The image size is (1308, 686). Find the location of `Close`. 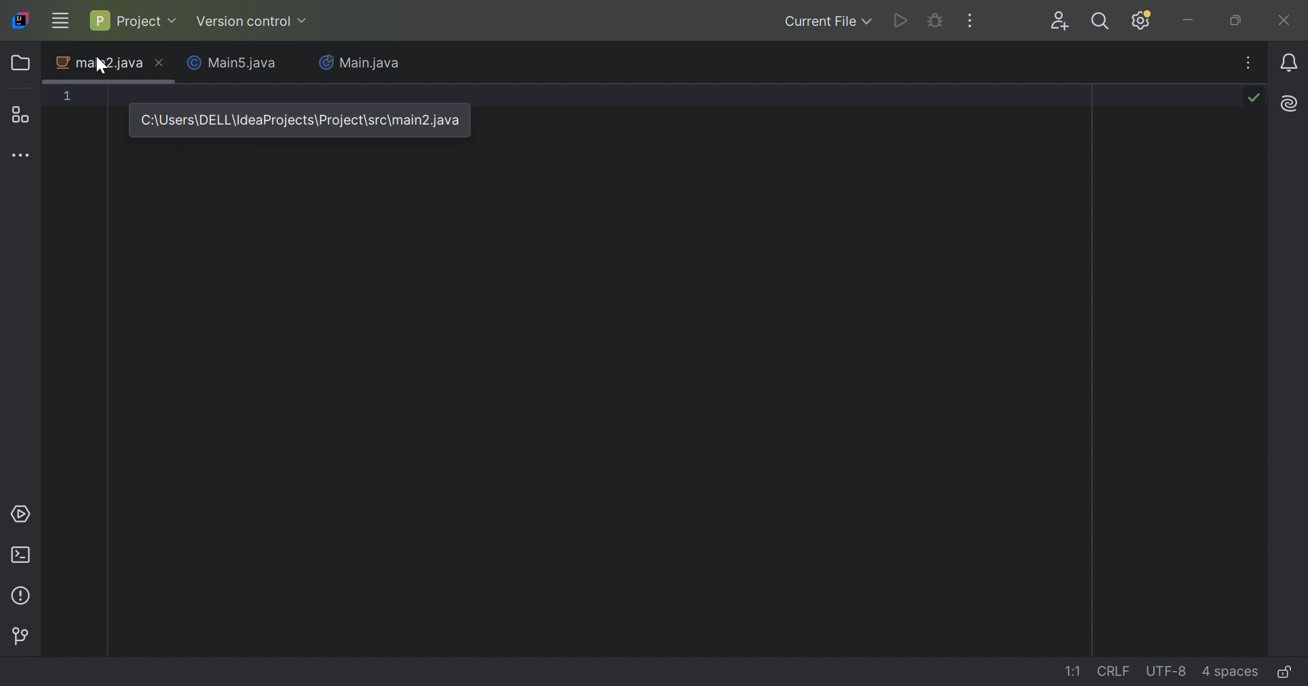

Close is located at coordinates (1286, 20).